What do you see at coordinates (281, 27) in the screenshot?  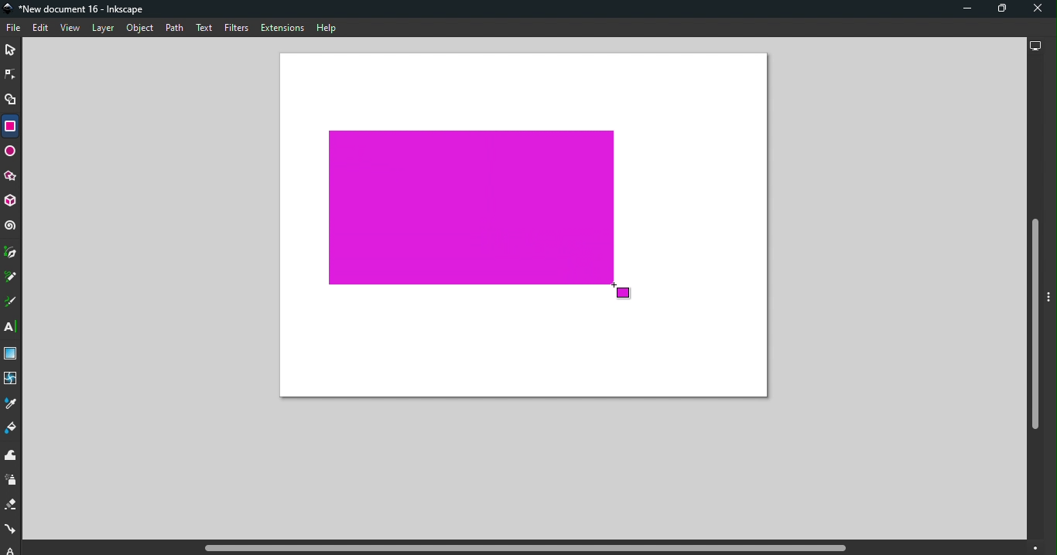 I see `Extensions` at bounding box center [281, 27].